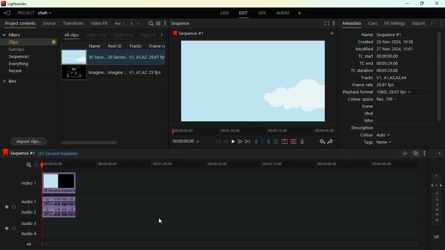 The width and height of the screenshot is (445, 250). What do you see at coordinates (223, 13) in the screenshot?
I see `log` at bounding box center [223, 13].